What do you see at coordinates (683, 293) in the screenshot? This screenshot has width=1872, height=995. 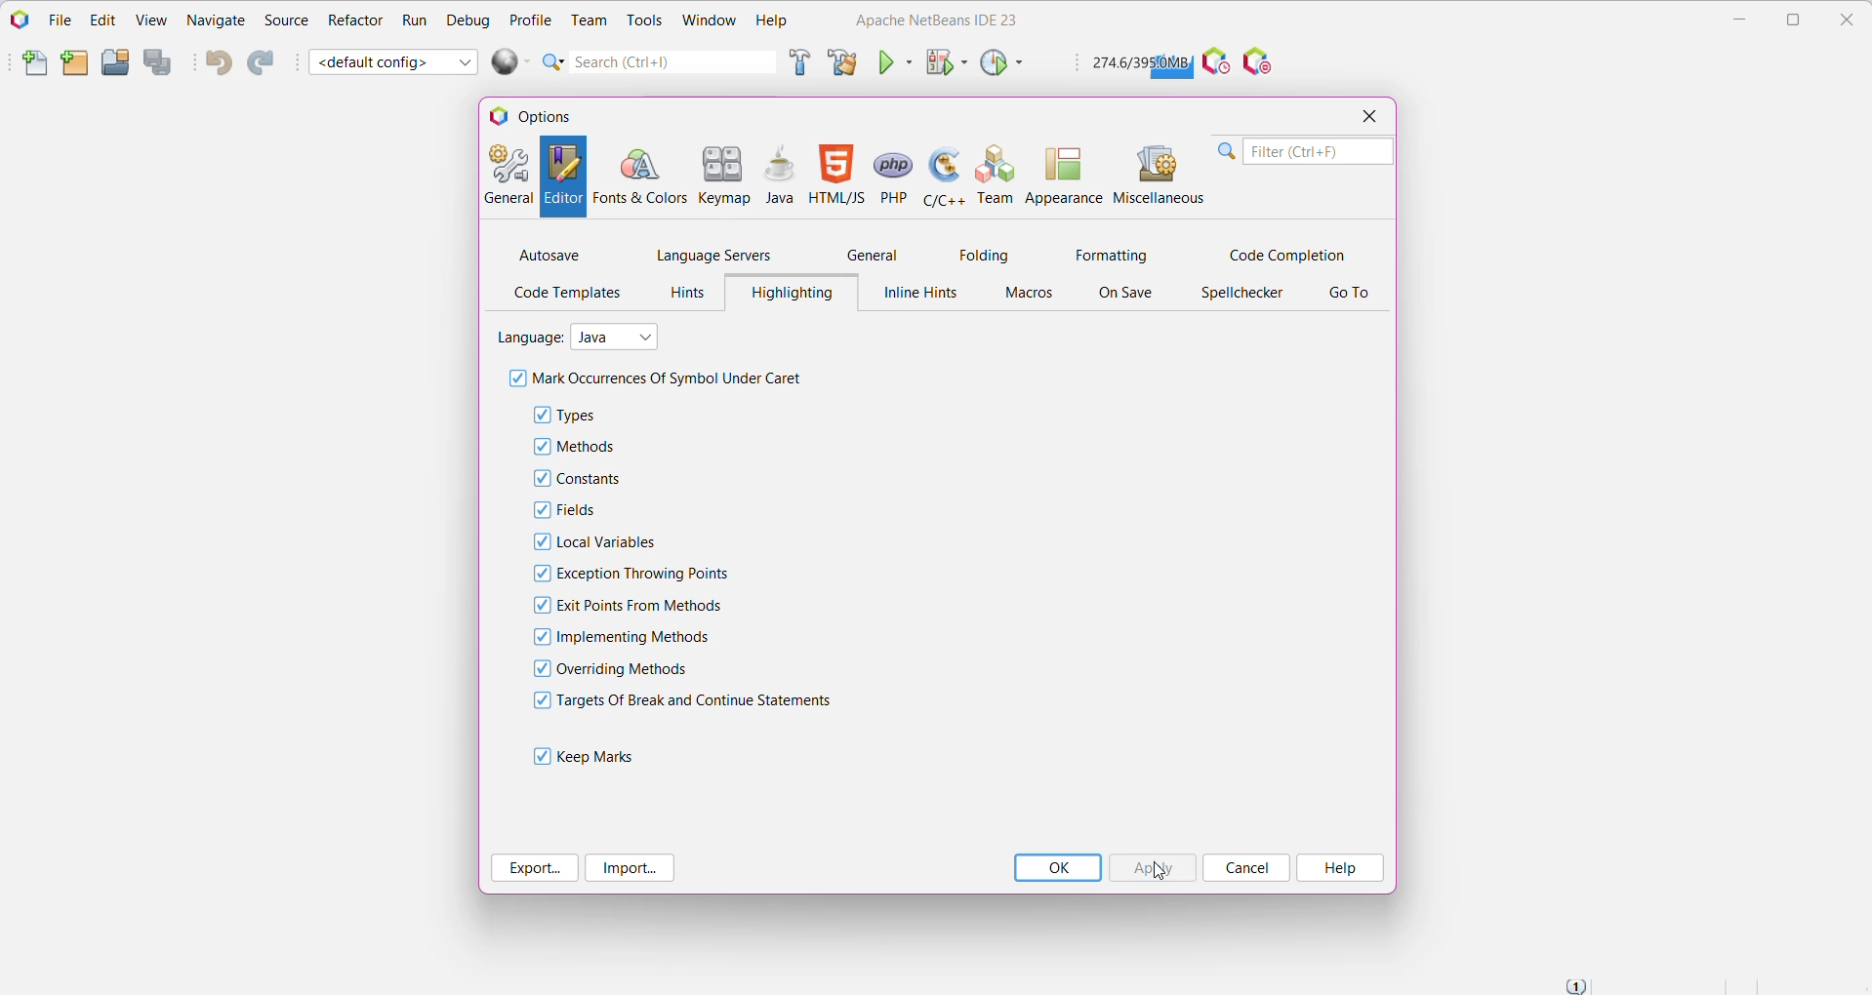 I see `Hints` at bounding box center [683, 293].